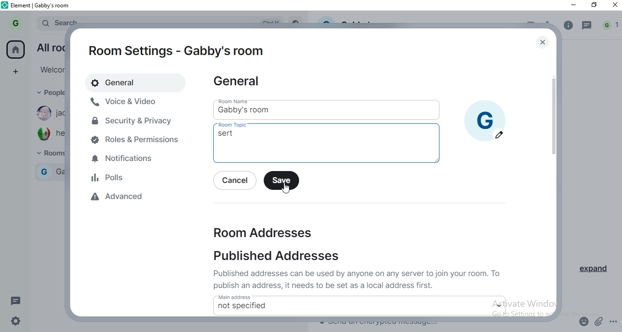  What do you see at coordinates (597, 271) in the screenshot?
I see `expand` at bounding box center [597, 271].